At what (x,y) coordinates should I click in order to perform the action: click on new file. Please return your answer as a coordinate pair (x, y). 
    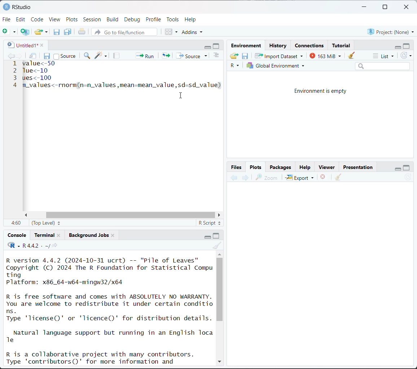
    Looking at the image, I should click on (9, 32).